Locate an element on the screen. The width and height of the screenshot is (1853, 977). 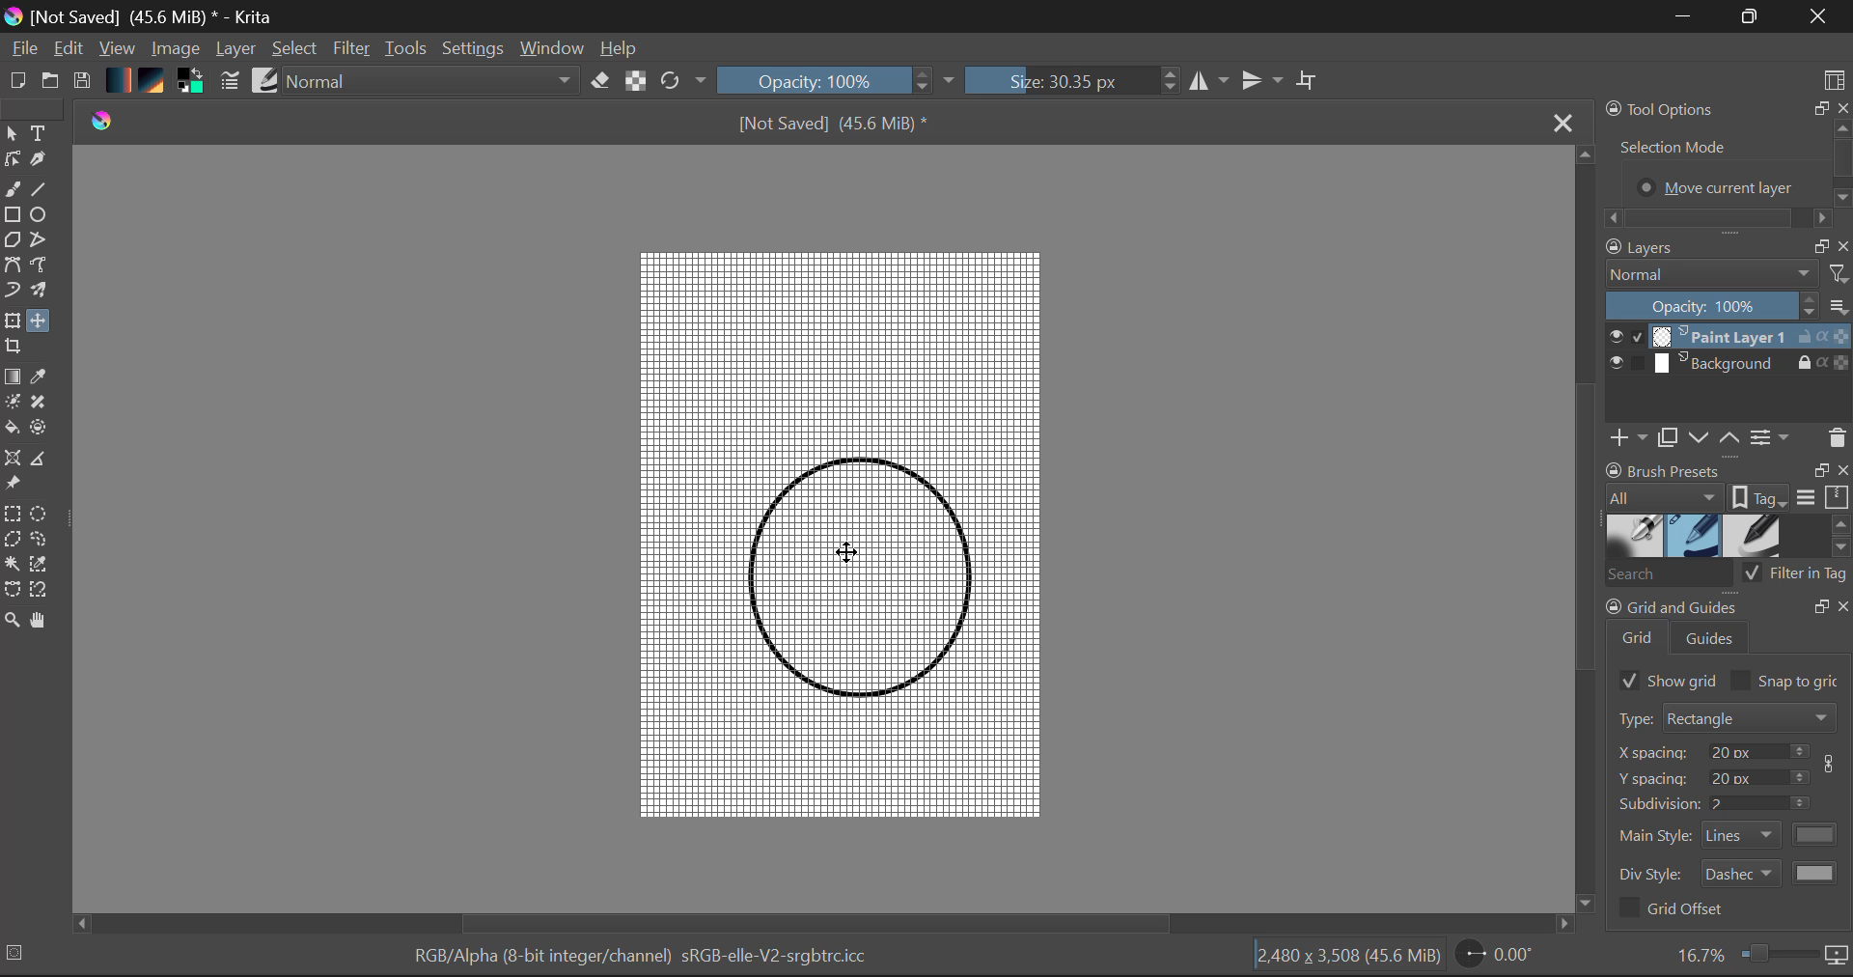
Bezier Curve is located at coordinates (12, 267).